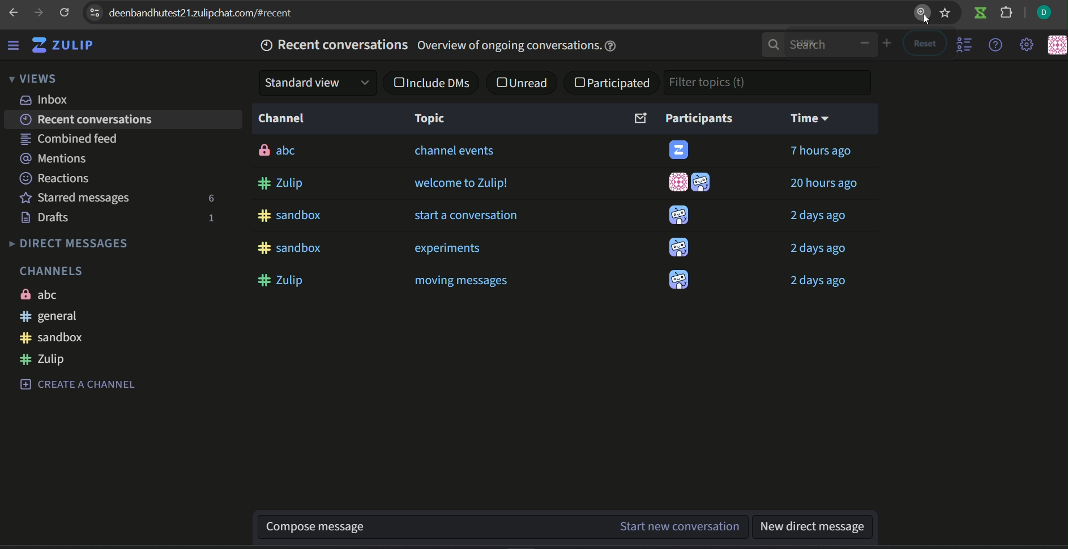  Describe the element at coordinates (680, 149) in the screenshot. I see `icon` at that location.